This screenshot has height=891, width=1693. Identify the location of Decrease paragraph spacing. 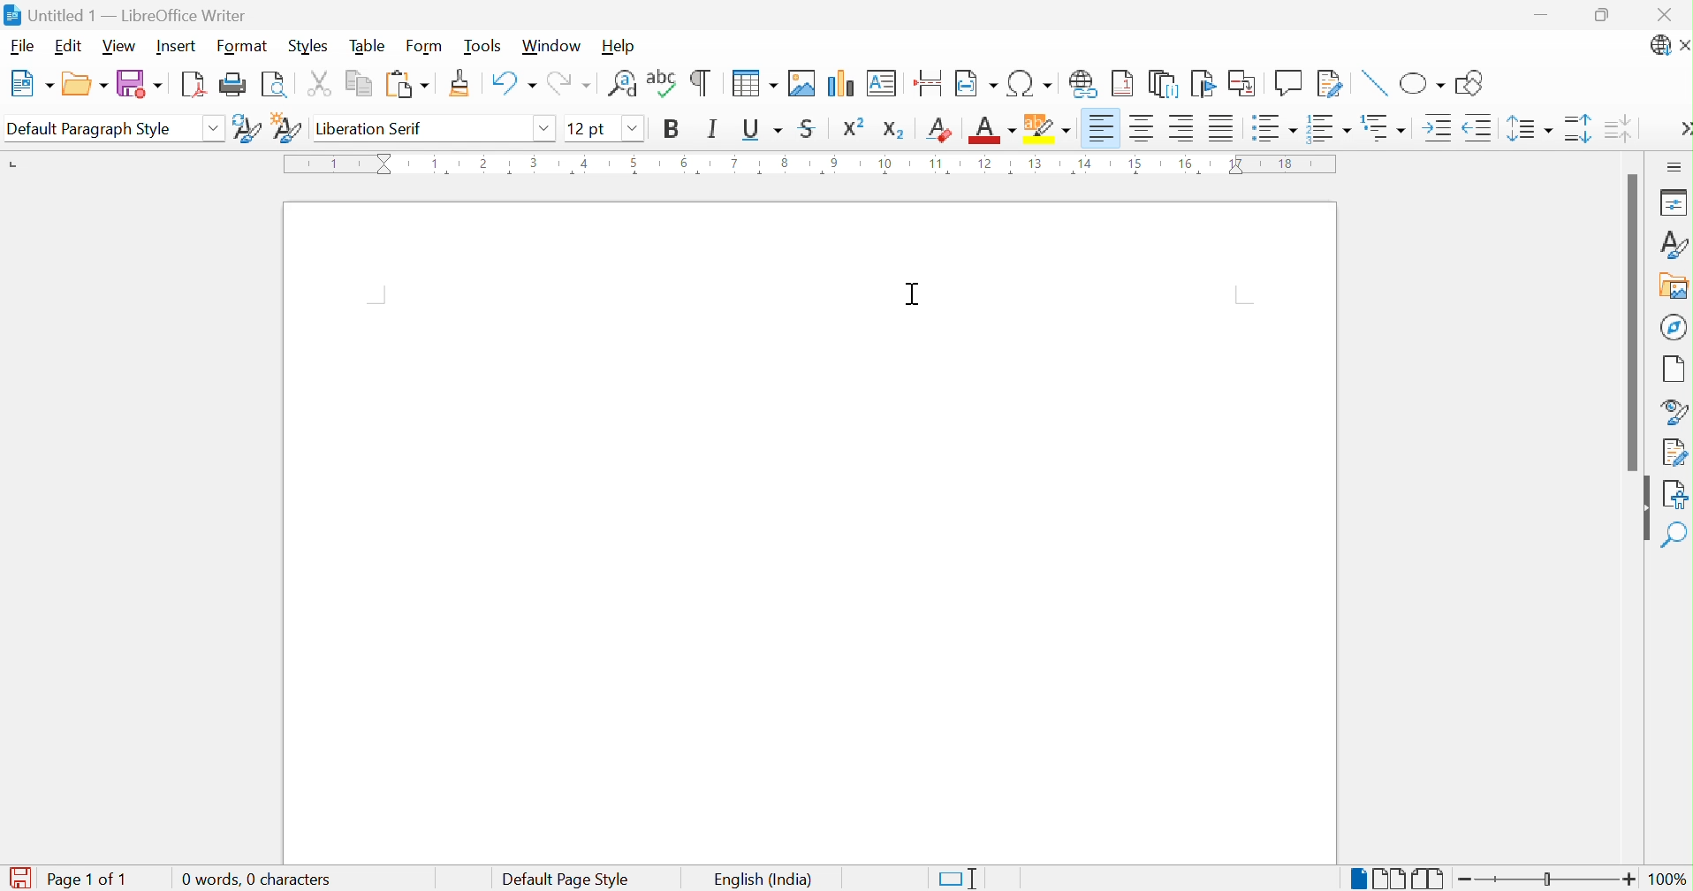
(1621, 130).